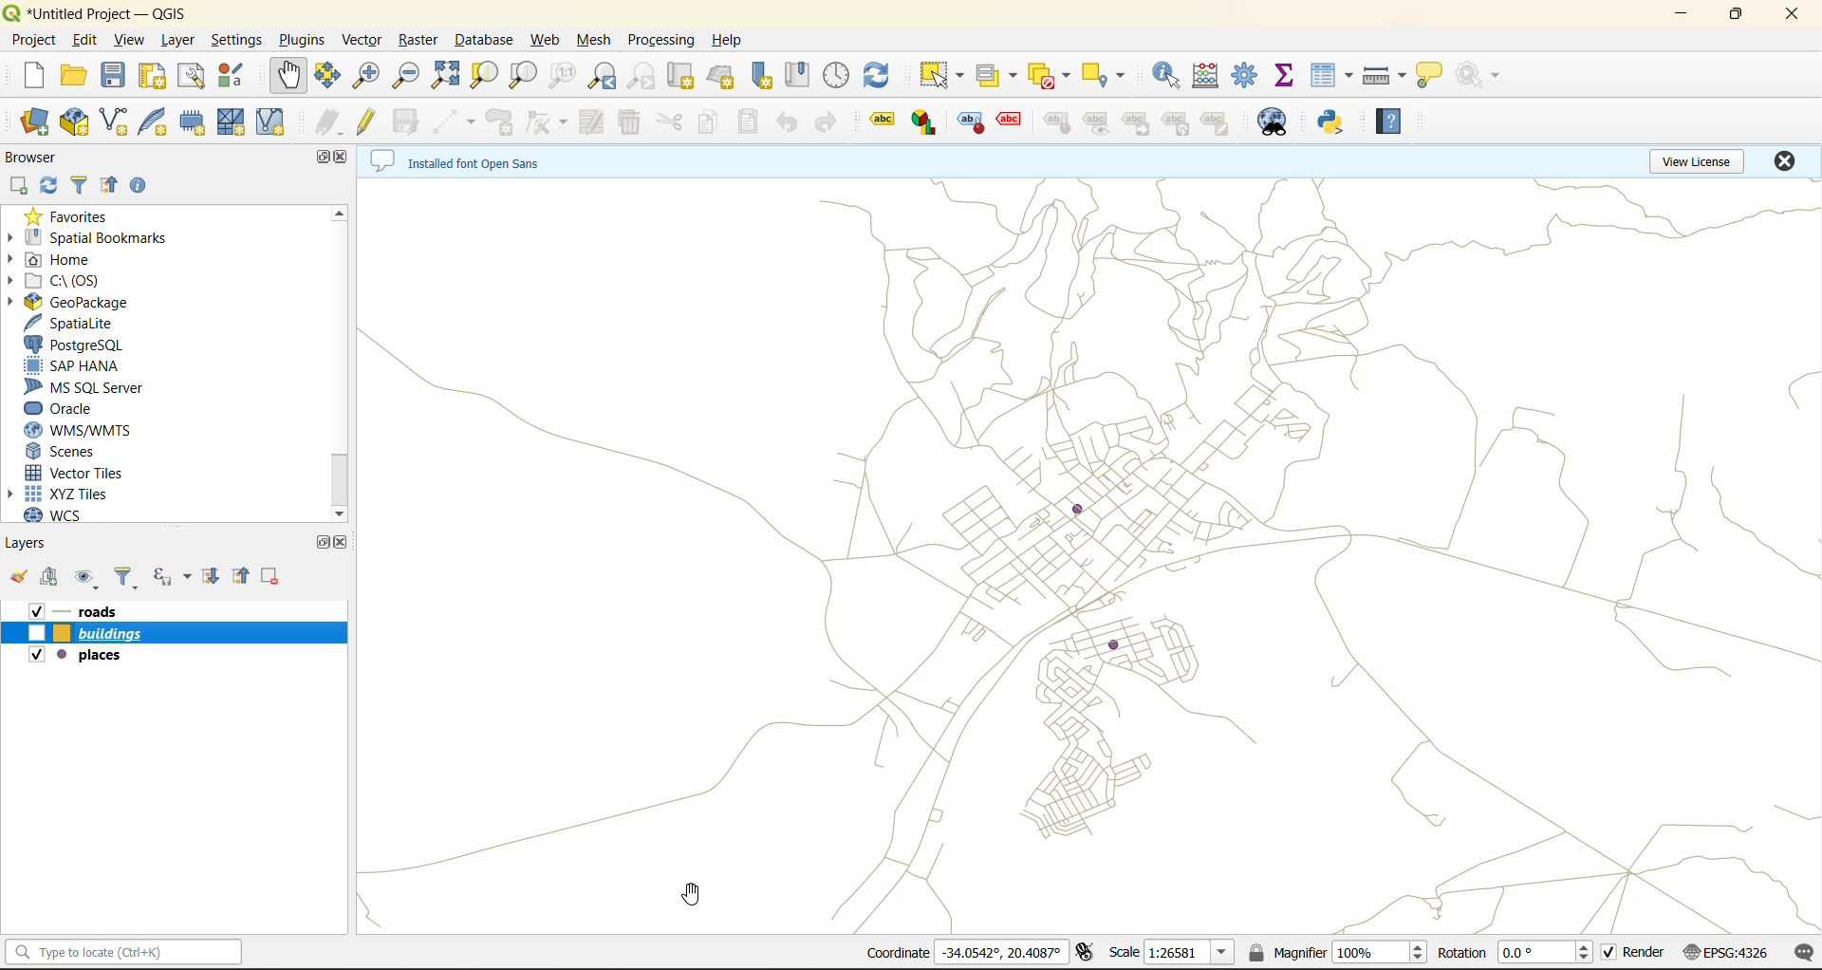 Image resolution: width=1822 pixels, height=970 pixels. Describe the element at coordinates (485, 77) in the screenshot. I see `zoom selection` at that location.